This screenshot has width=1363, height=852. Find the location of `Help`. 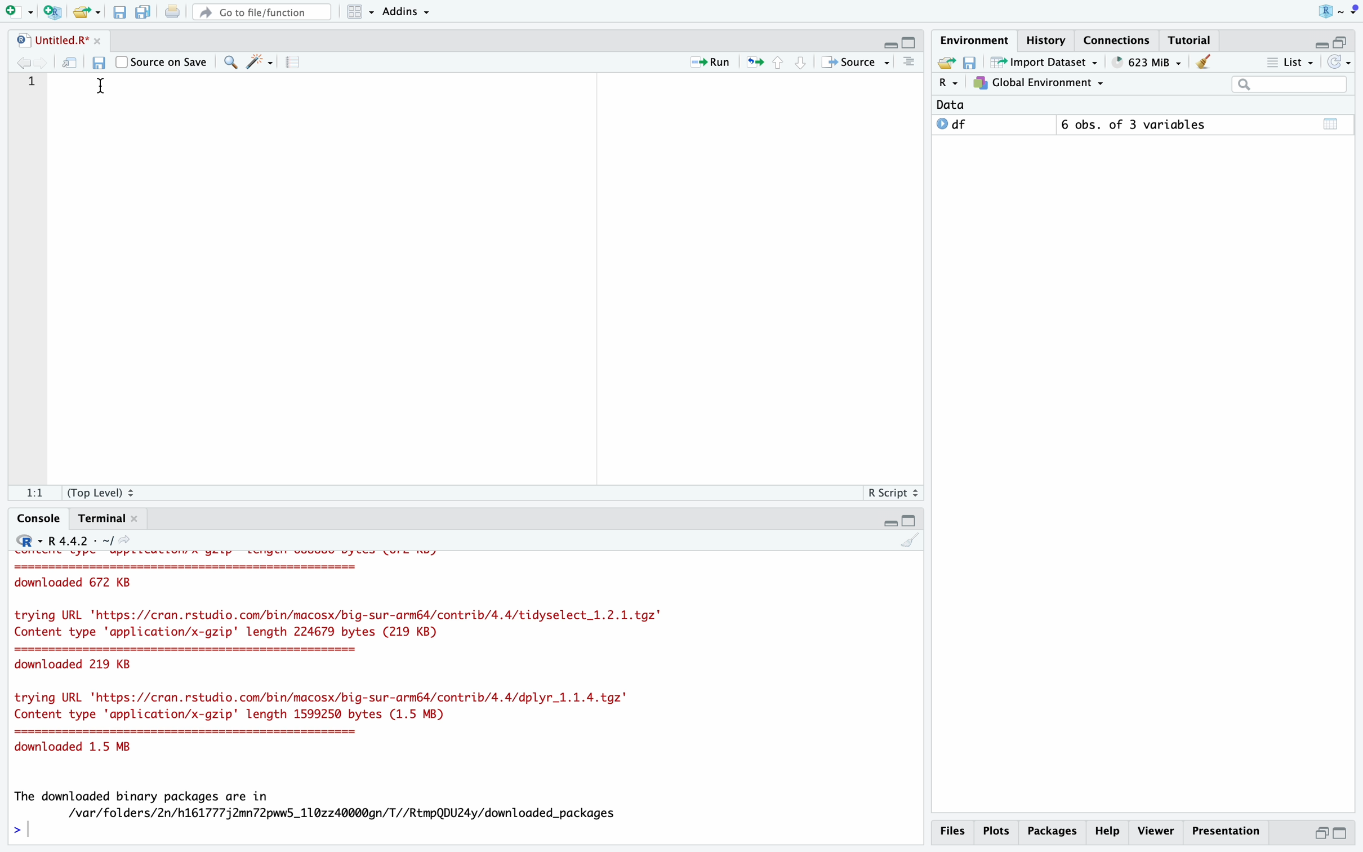

Help is located at coordinates (1108, 831).